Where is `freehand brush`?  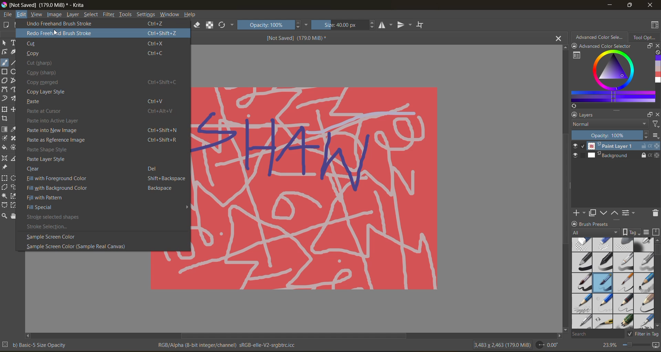 freehand brush is located at coordinates (4, 62).